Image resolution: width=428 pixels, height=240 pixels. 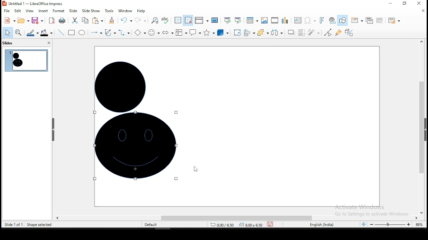 What do you see at coordinates (310, 20) in the screenshot?
I see `insert special characters` at bounding box center [310, 20].